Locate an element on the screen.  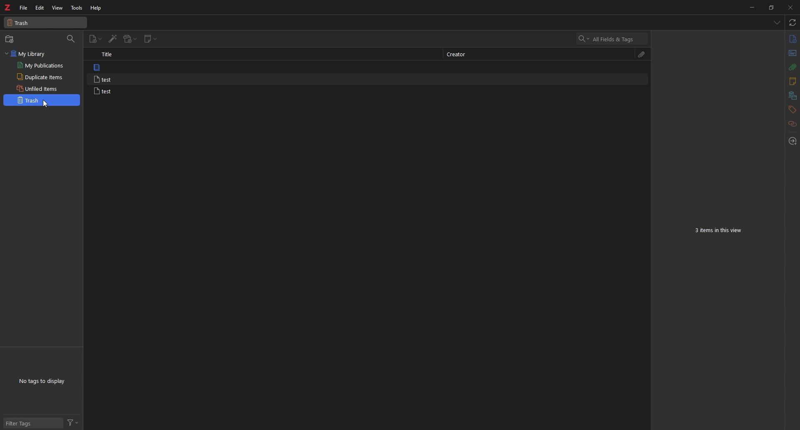
tools is located at coordinates (76, 8).